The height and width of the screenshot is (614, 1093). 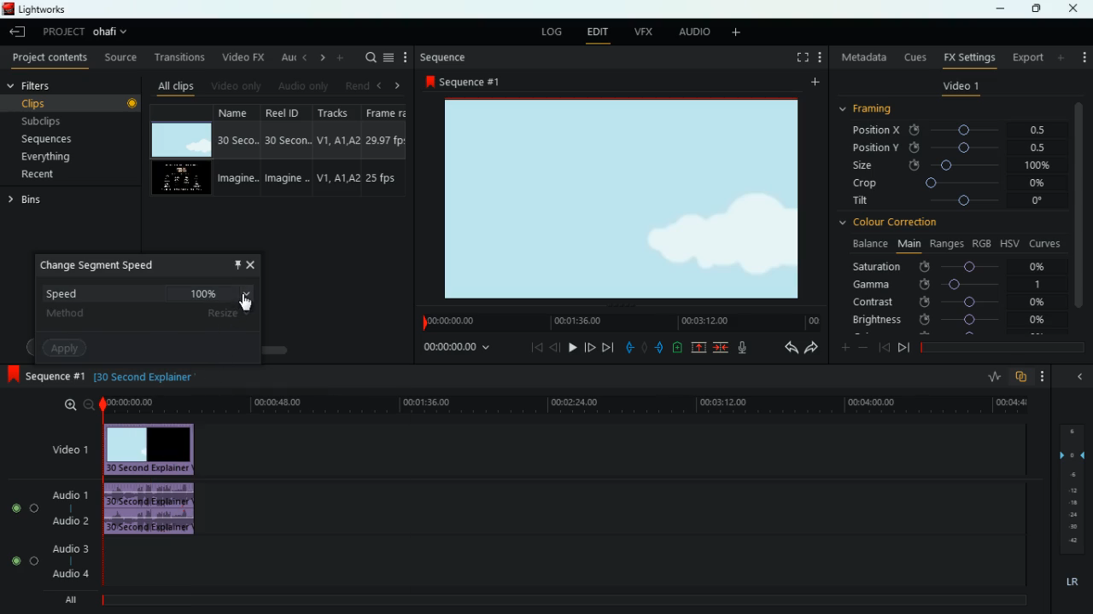 I want to click on more, so click(x=820, y=57).